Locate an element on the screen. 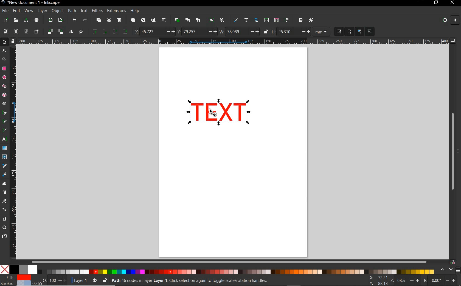 This screenshot has height=286, width=461. WIDTH OF SELECTION is located at coordinates (239, 32).